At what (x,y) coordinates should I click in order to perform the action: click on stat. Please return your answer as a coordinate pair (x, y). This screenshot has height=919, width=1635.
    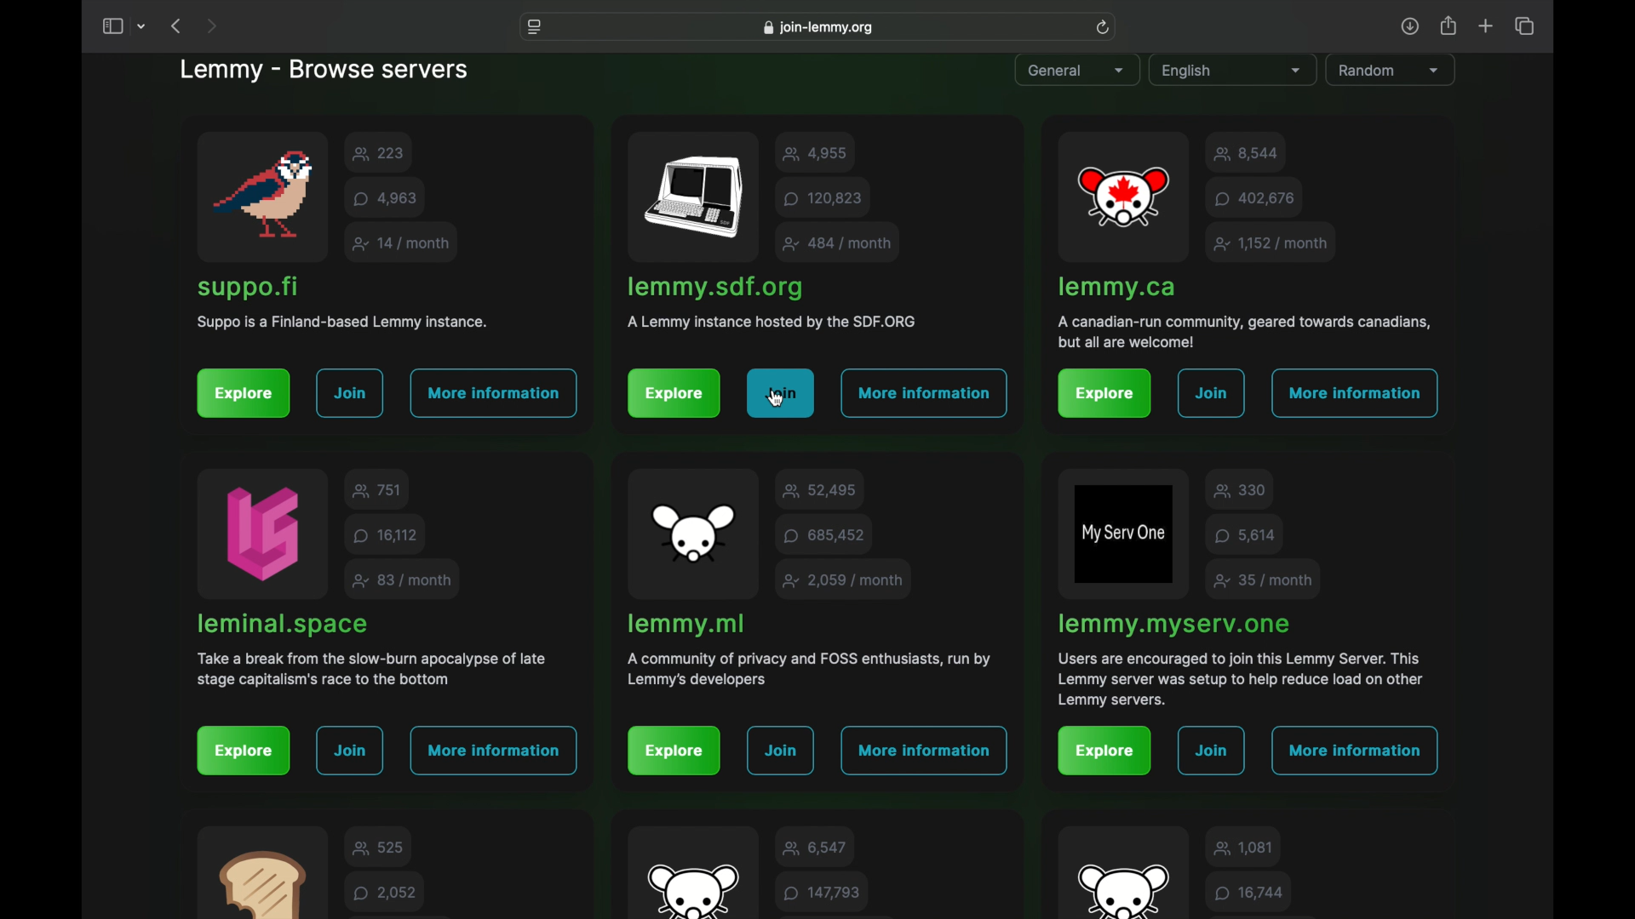
    Looking at the image, I should click on (838, 243).